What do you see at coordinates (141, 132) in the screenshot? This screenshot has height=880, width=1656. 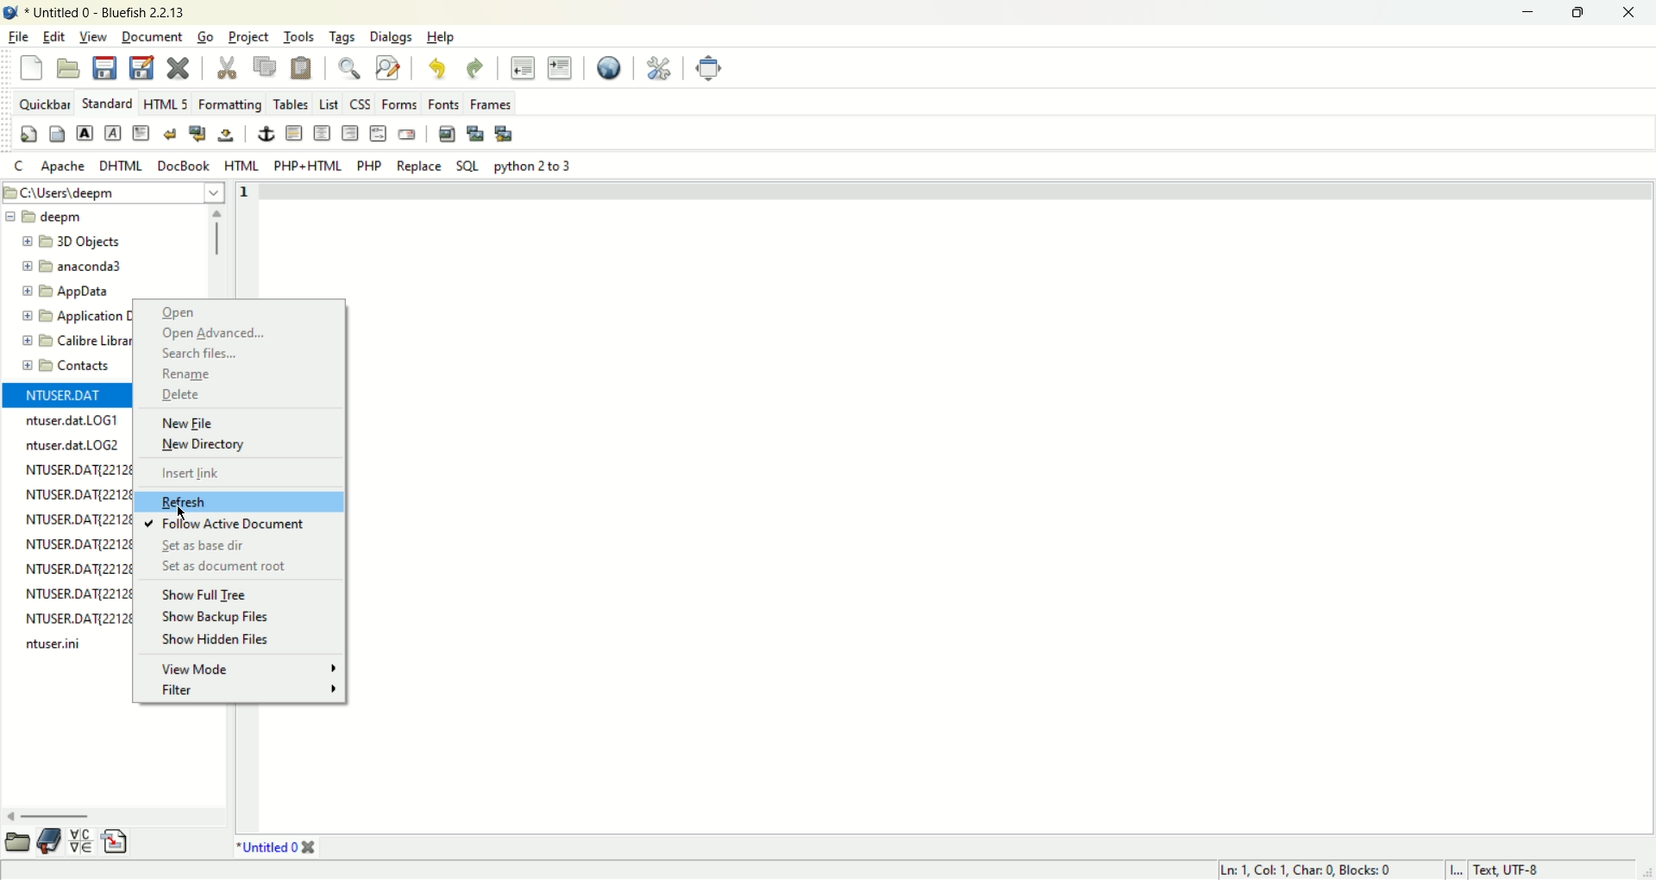 I see `paragraph` at bounding box center [141, 132].